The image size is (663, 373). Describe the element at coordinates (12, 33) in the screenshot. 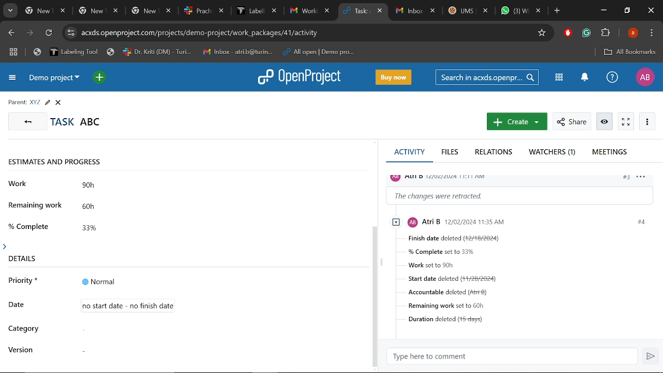

I see `Previous page` at that location.